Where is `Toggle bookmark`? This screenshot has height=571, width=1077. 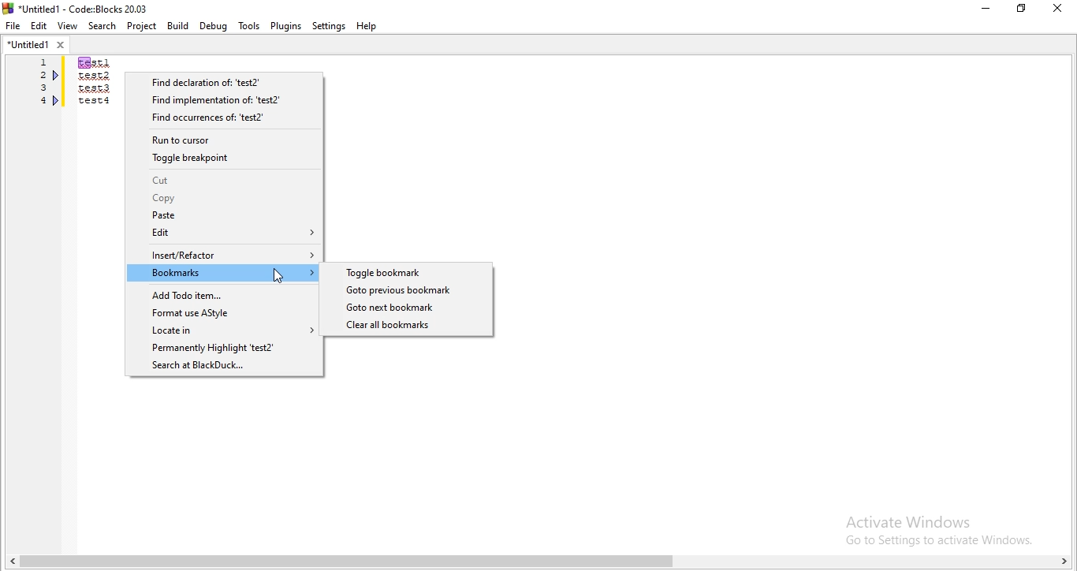 Toggle bookmark is located at coordinates (408, 273).